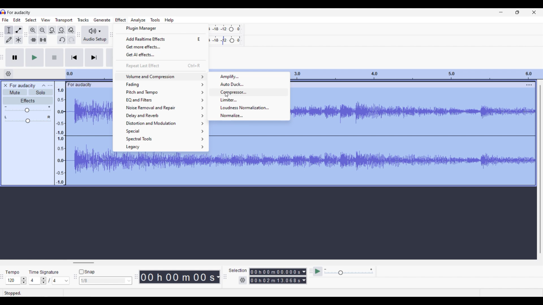 The height and width of the screenshot is (305, 543). What do you see at coordinates (106, 280) in the screenshot?
I see `Snap options` at bounding box center [106, 280].